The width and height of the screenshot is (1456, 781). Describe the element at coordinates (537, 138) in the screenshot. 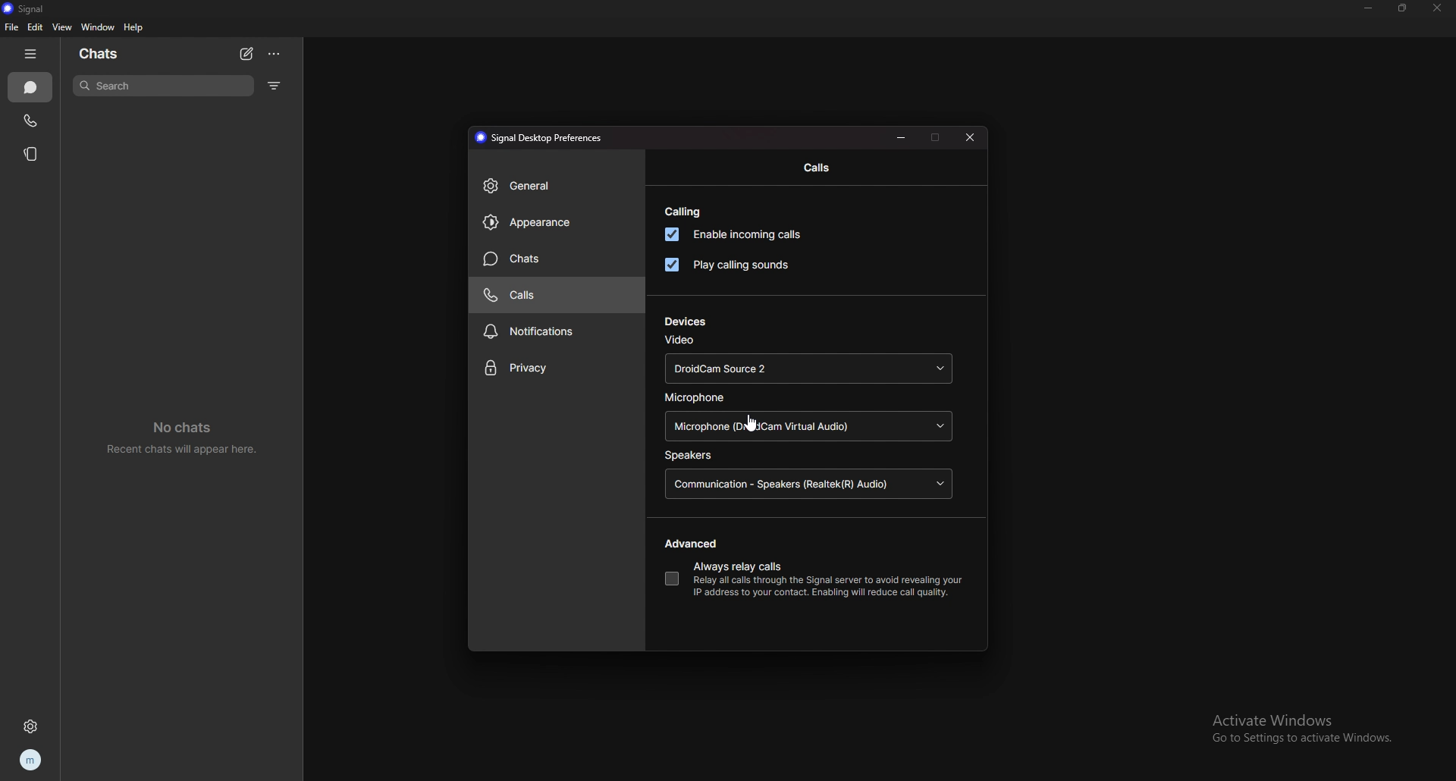

I see `preferences` at that location.